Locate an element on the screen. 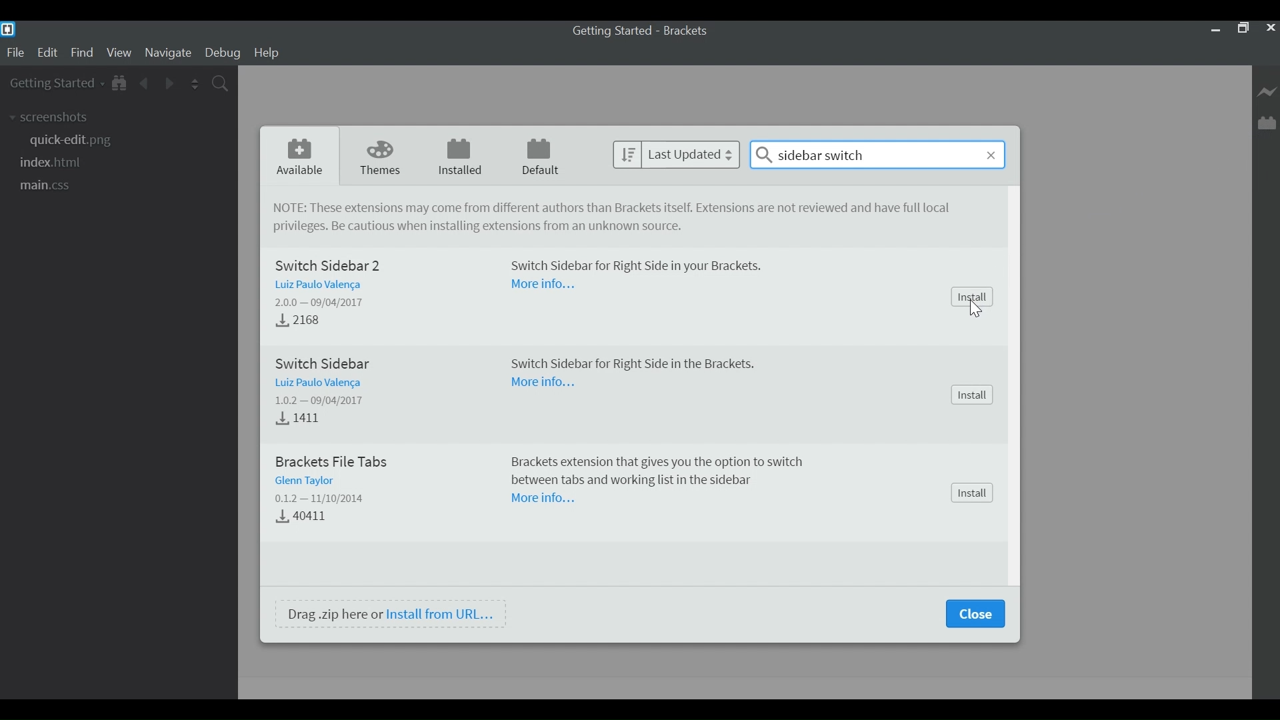 This screenshot has height=720, width=1280. Find is located at coordinates (82, 53).